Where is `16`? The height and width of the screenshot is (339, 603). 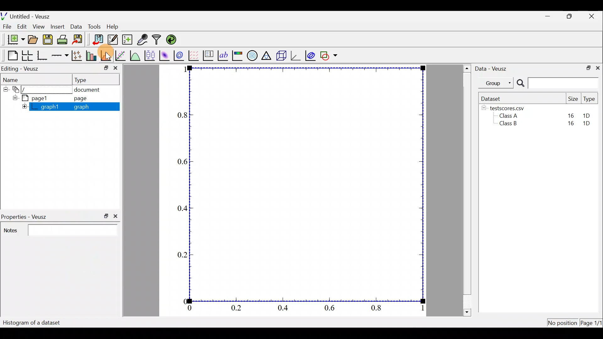 16 is located at coordinates (571, 115).